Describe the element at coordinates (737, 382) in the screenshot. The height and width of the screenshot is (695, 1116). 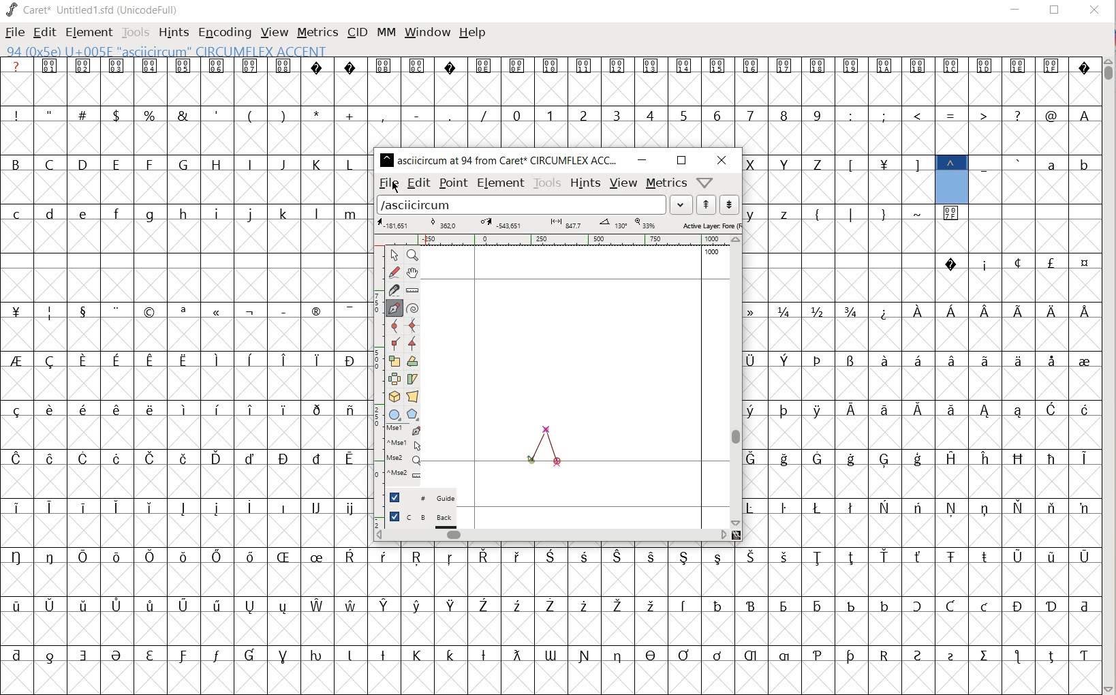
I see `scrollbar` at that location.